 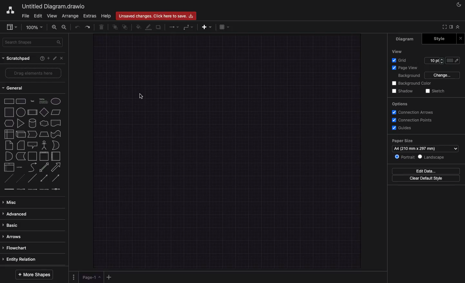 What do you see at coordinates (224, 26) in the screenshot?
I see `Table` at bounding box center [224, 26].